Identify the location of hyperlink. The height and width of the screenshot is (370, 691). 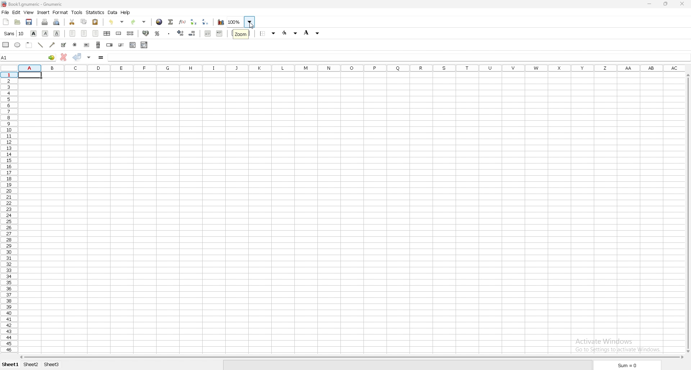
(159, 21).